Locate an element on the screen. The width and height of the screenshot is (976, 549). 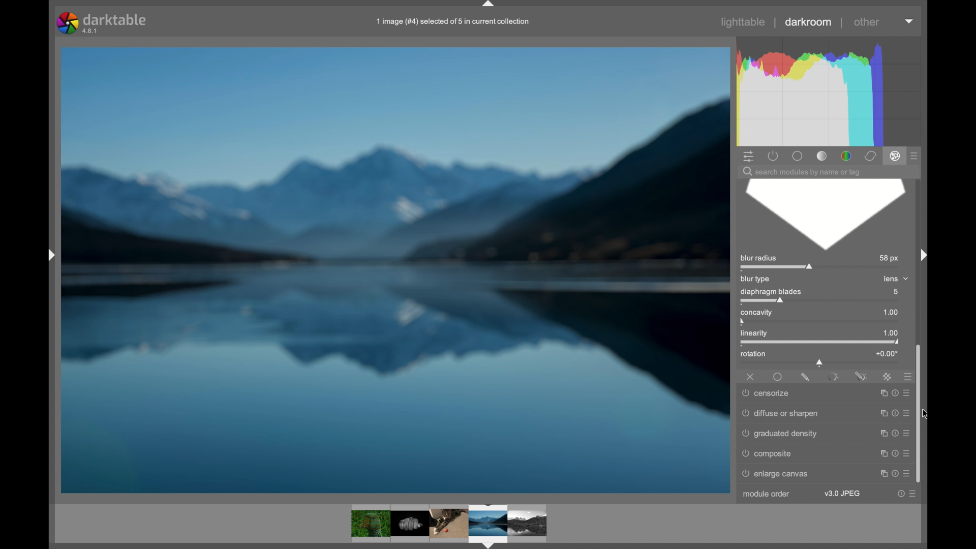
lighttable is located at coordinates (744, 22).